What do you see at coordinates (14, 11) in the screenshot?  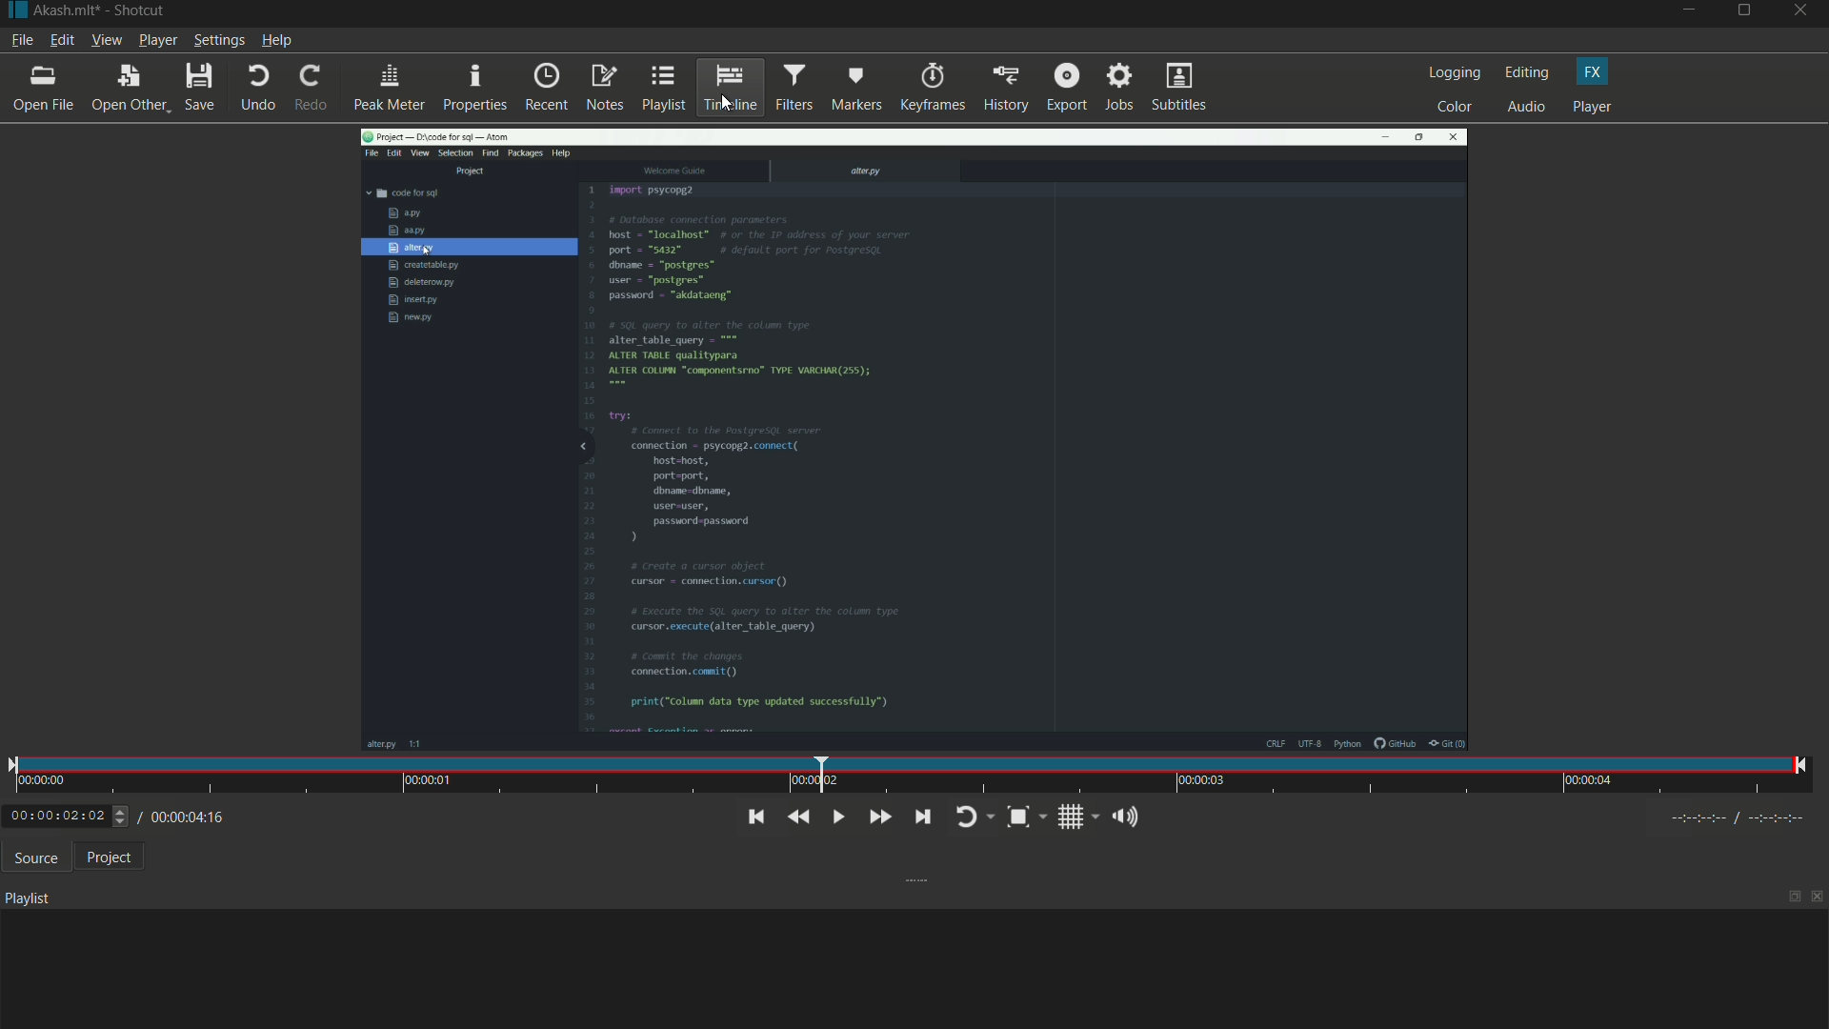 I see `app icon` at bounding box center [14, 11].